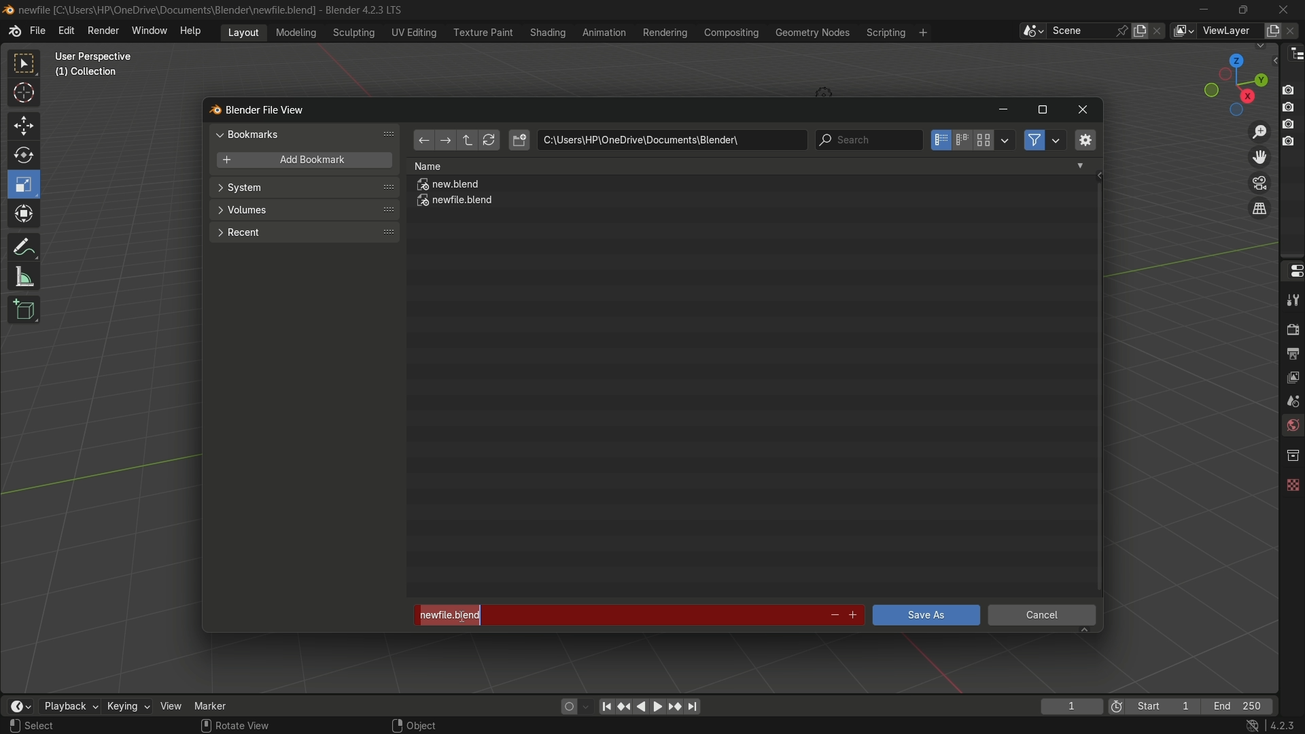  Describe the element at coordinates (1290, 328) in the screenshot. I see `render` at that location.